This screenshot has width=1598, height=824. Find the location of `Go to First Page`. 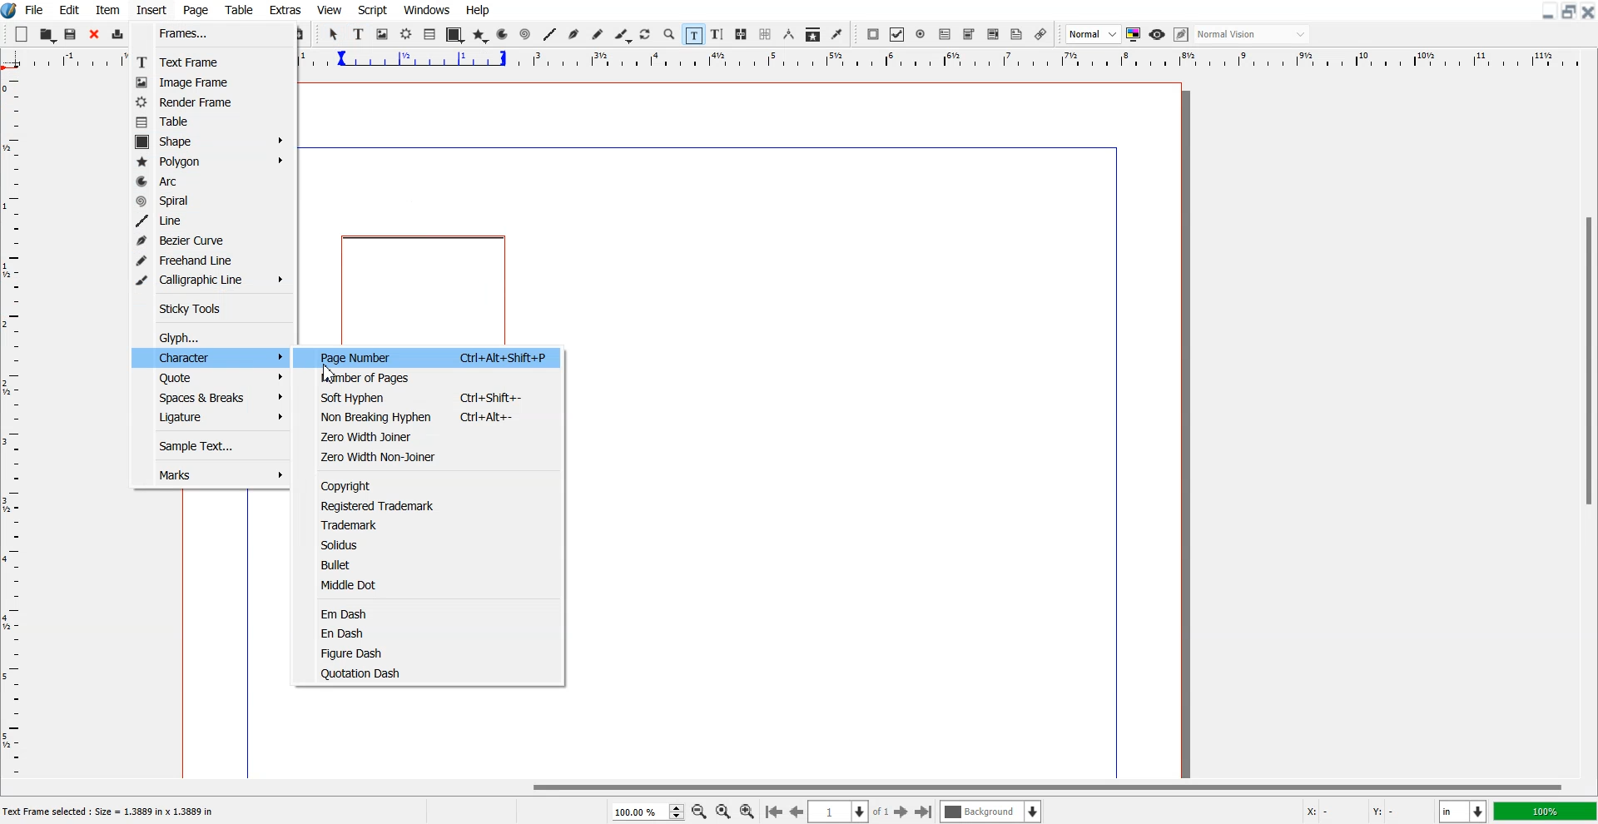

Go to First Page is located at coordinates (773, 811).